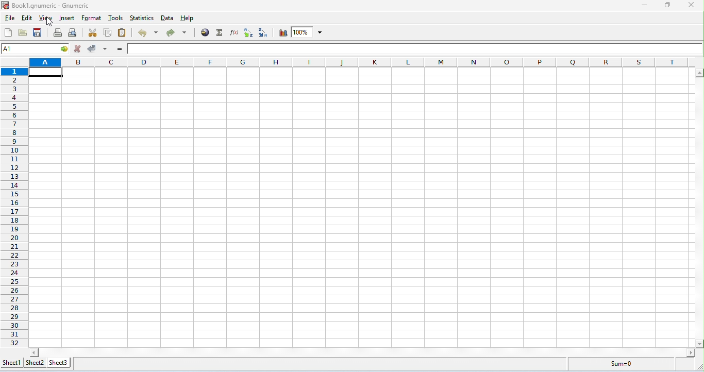 The height and width of the screenshot is (372, 704). I want to click on column headings, so click(359, 62).